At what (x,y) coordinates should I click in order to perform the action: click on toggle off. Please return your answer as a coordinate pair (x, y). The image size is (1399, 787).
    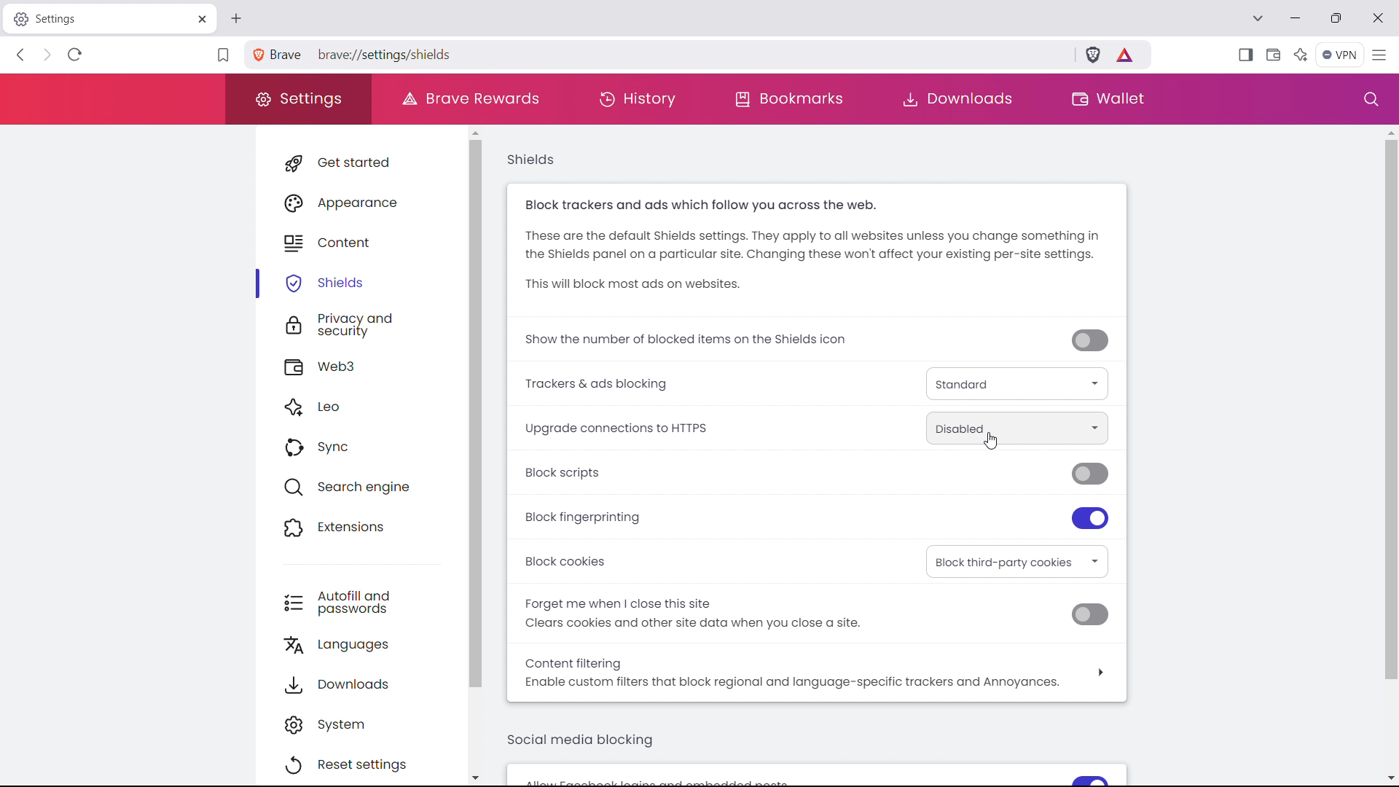
    Looking at the image, I should click on (1090, 615).